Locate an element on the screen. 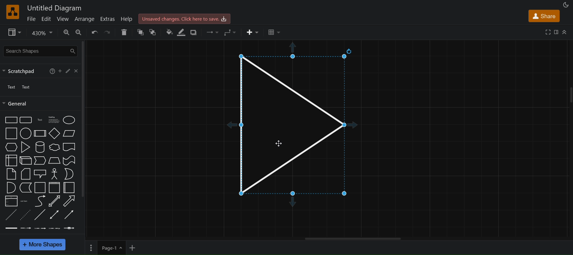  triangle is located at coordinates (309, 126).